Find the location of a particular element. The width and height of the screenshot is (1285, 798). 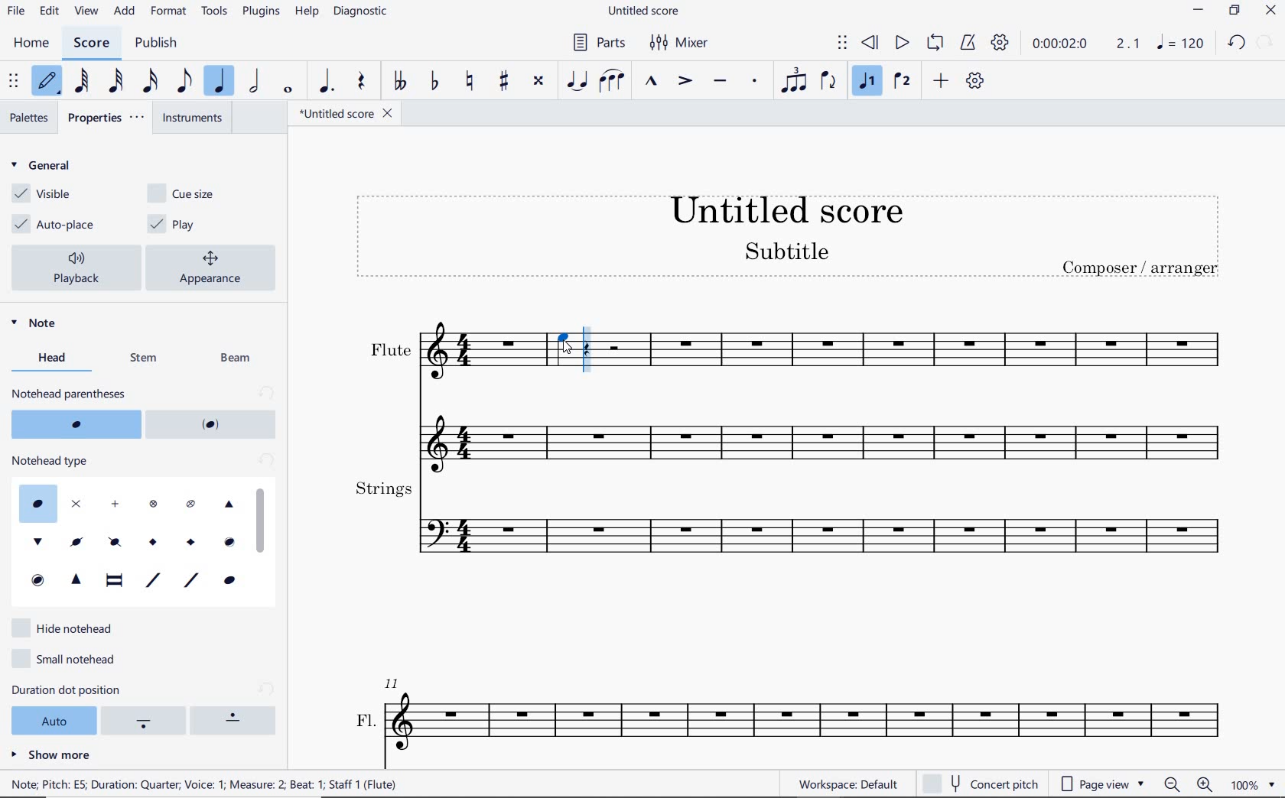

DURATION DOT POSITION is located at coordinates (144, 710).